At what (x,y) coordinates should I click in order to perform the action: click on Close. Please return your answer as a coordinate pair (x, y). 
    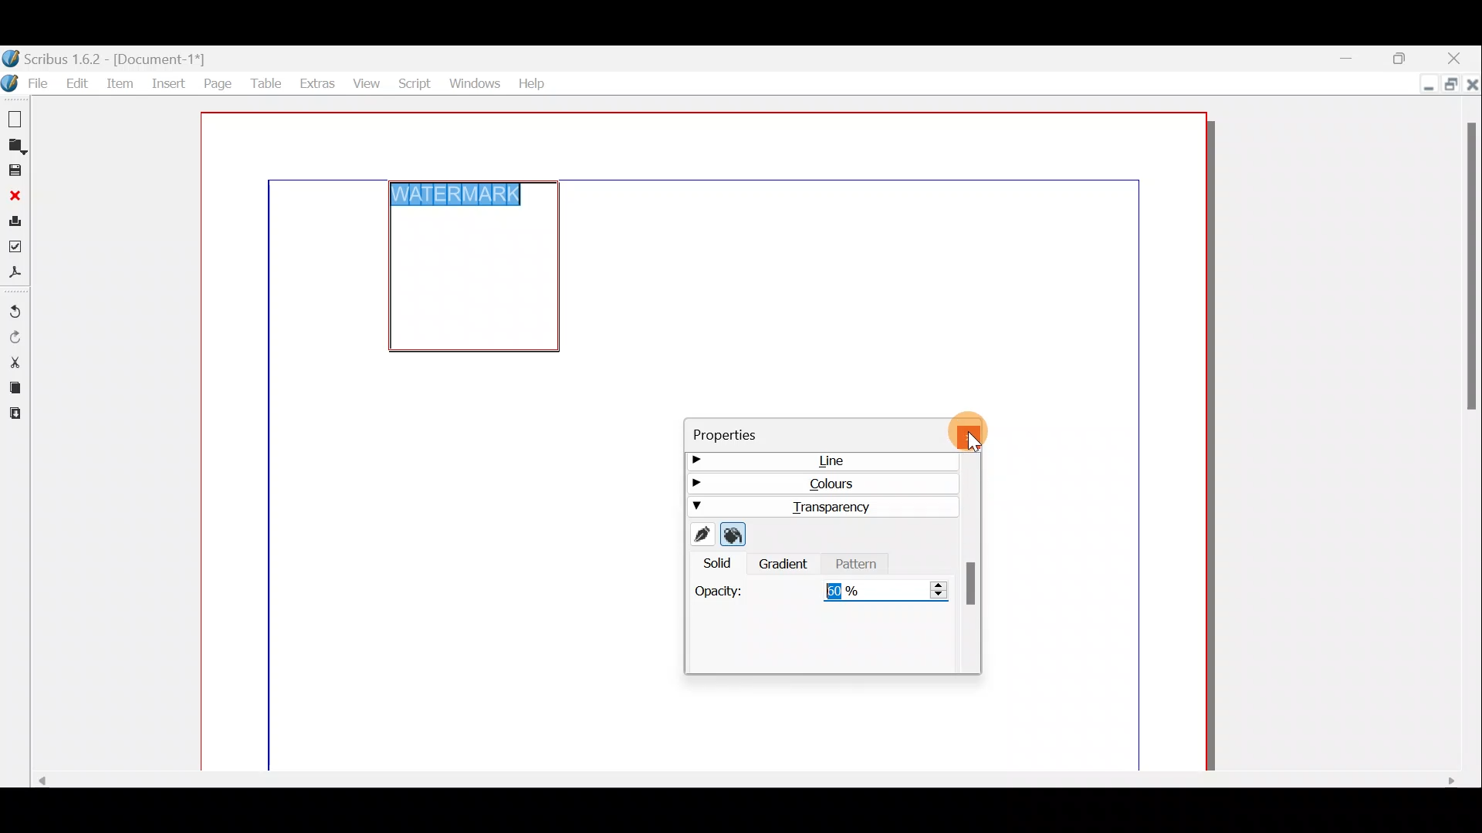
    Looking at the image, I should click on (1472, 83).